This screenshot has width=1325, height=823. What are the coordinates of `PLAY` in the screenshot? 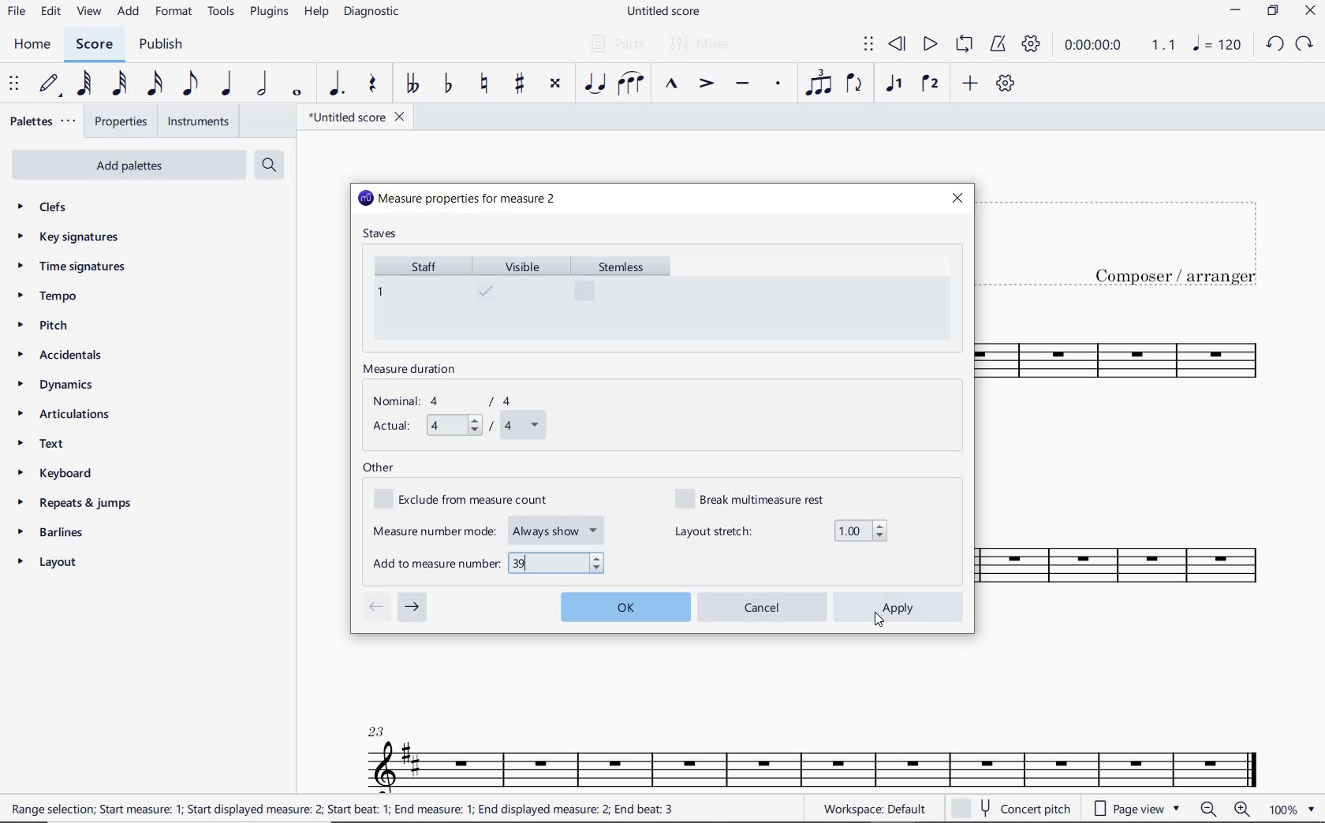 It's located at (928, 45).